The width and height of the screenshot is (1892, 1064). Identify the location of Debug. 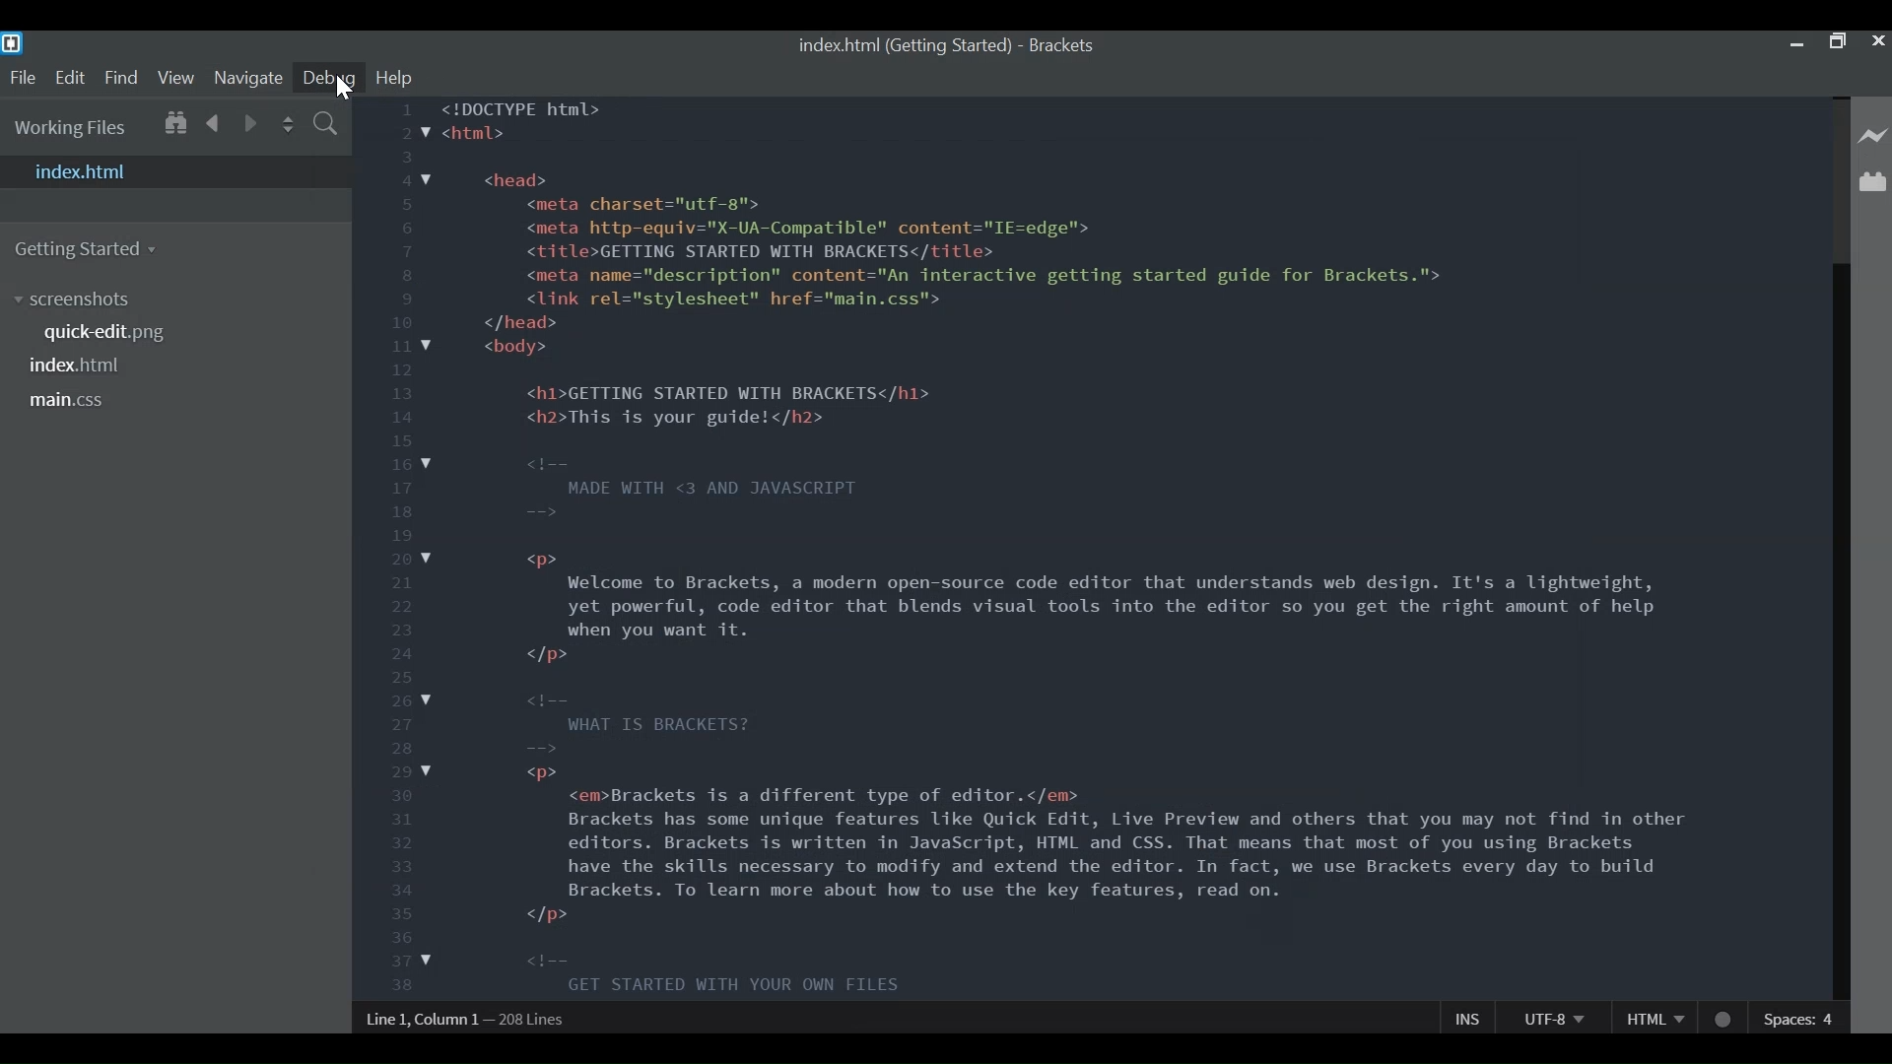
(330, 78).